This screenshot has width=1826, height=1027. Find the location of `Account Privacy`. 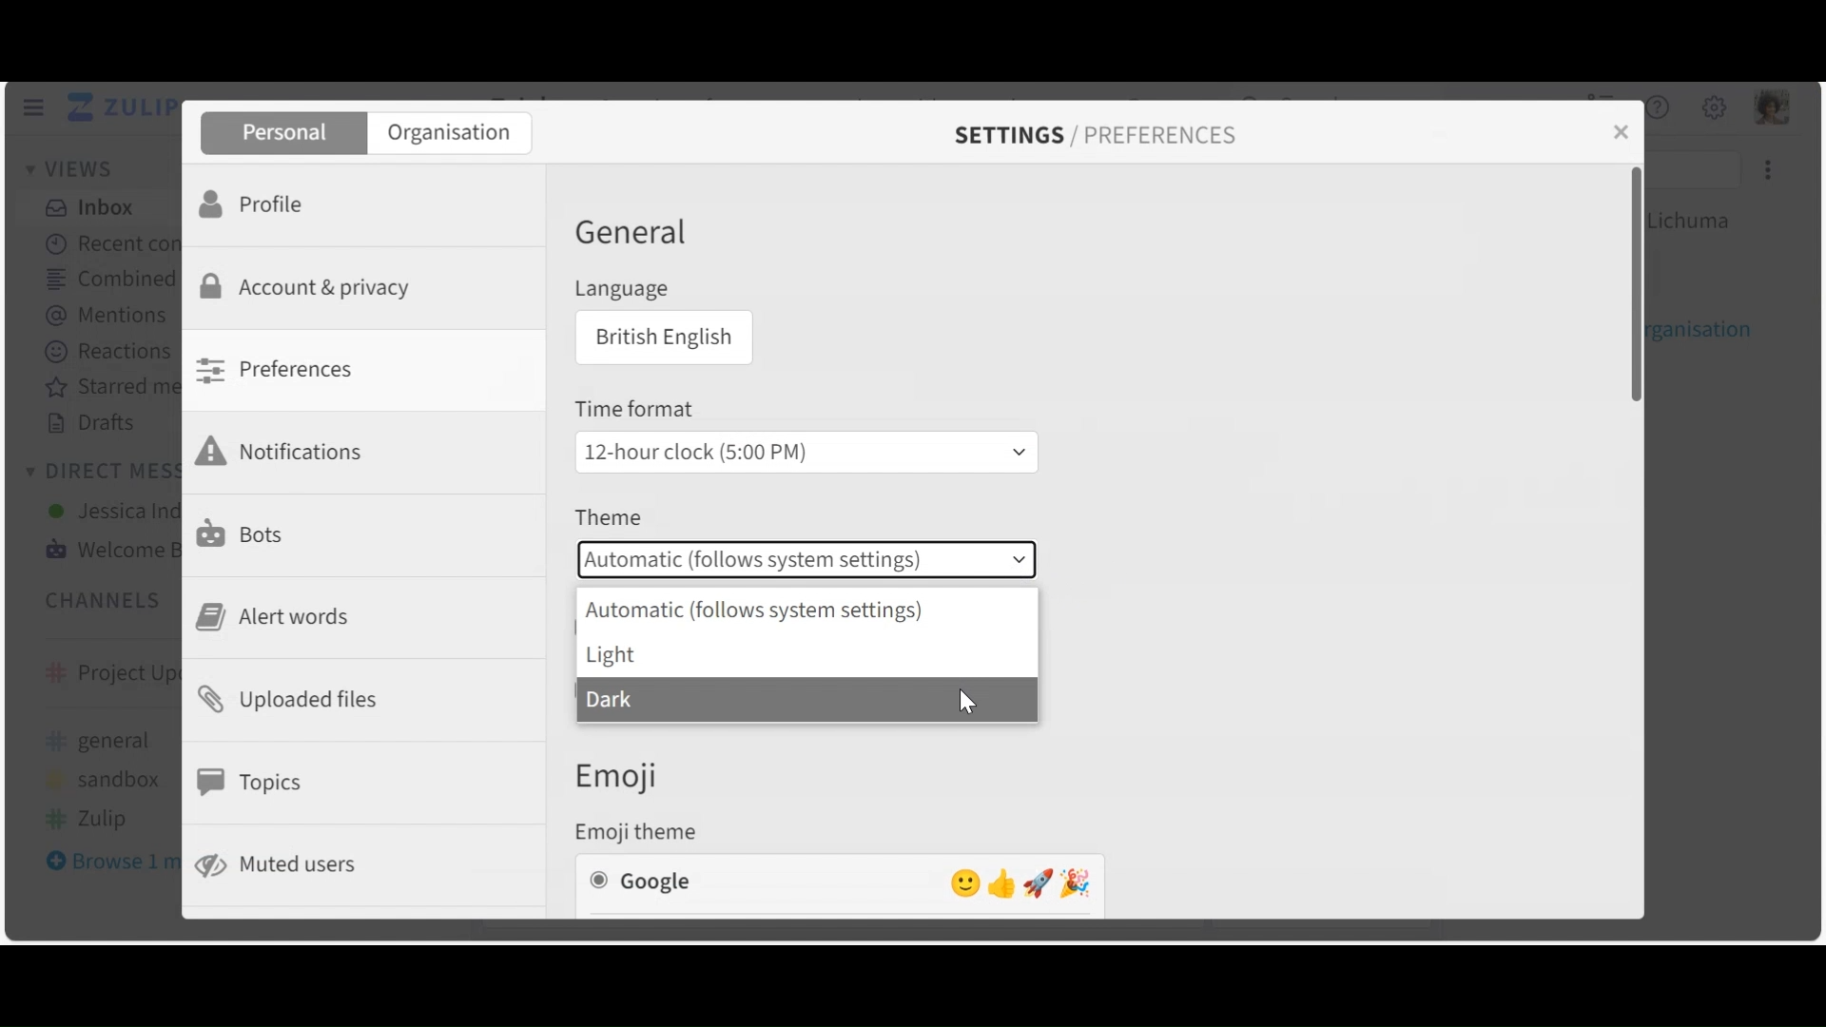

Account Privacy is located at coordinates (312, 286).